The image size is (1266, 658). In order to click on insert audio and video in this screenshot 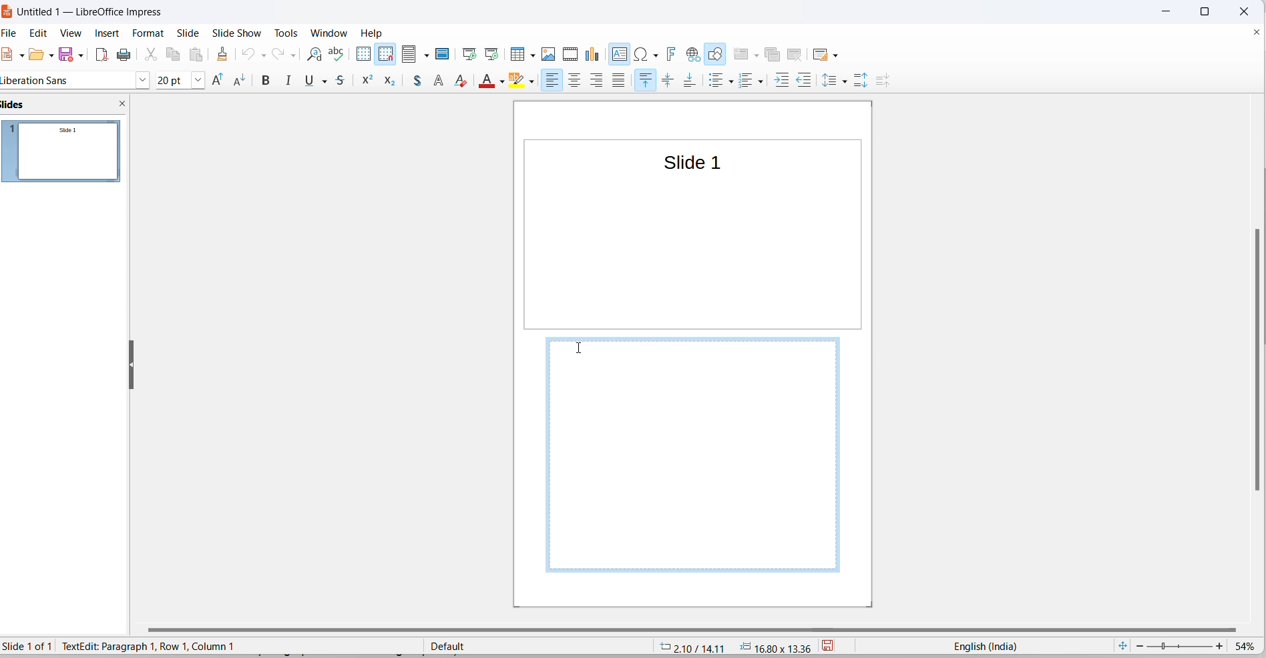, I will do `click(571, 53)`.